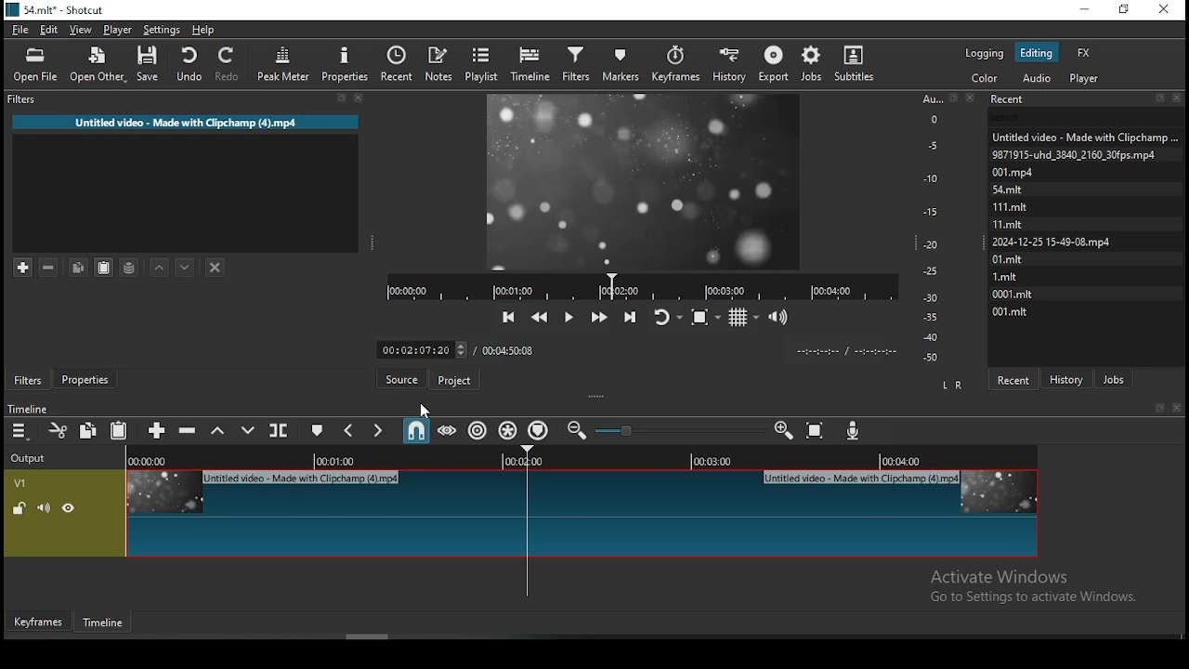 Image resolution: width=1189 pixels, height=669 pixels. What do you see at coordinates (21, 30) in the screenshot?
I see `file` at bounding box center [21, 30].